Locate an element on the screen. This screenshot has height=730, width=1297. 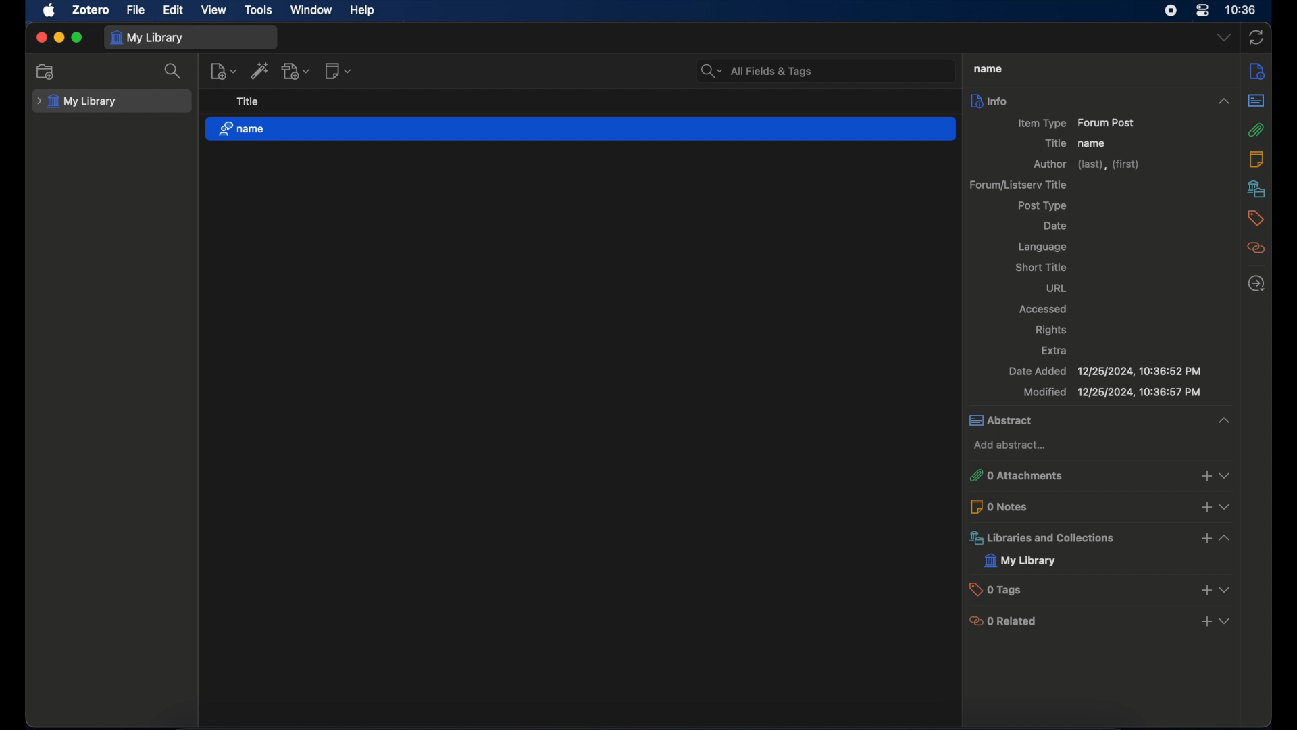
title is located at coordinates (248, 101).